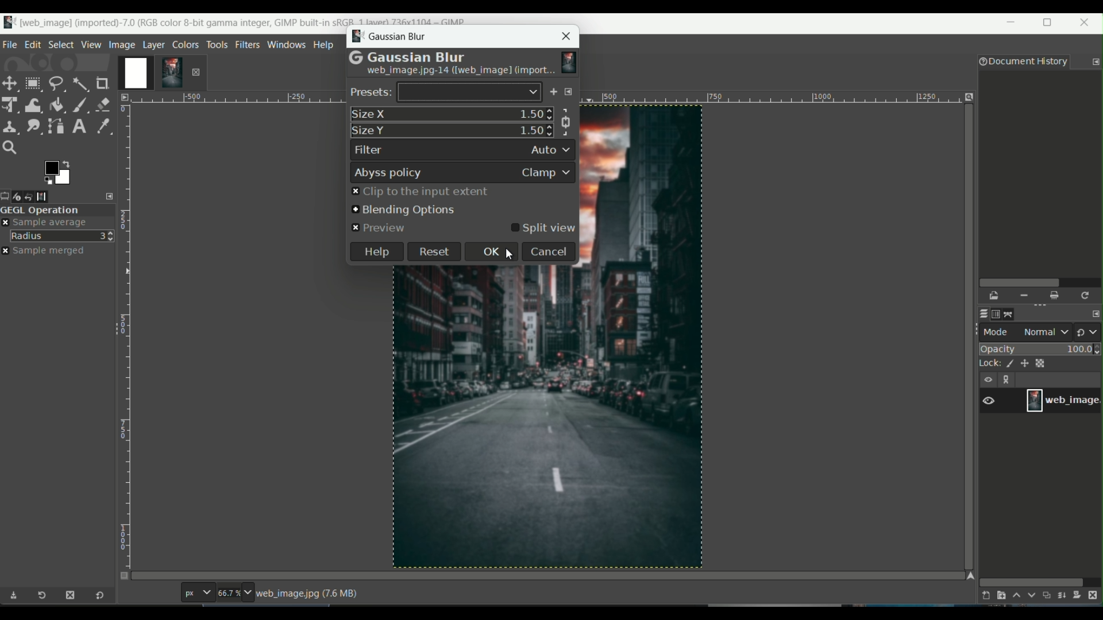  Describe the element at coordinates (310, 594) in the screenshot. I see `description` at that location.